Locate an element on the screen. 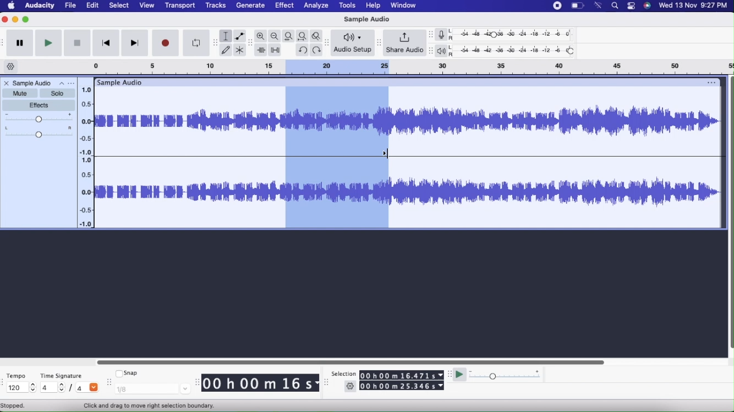 The height and width of the screenshot is (412, 734). Mute is located at coordinates (19, 93).